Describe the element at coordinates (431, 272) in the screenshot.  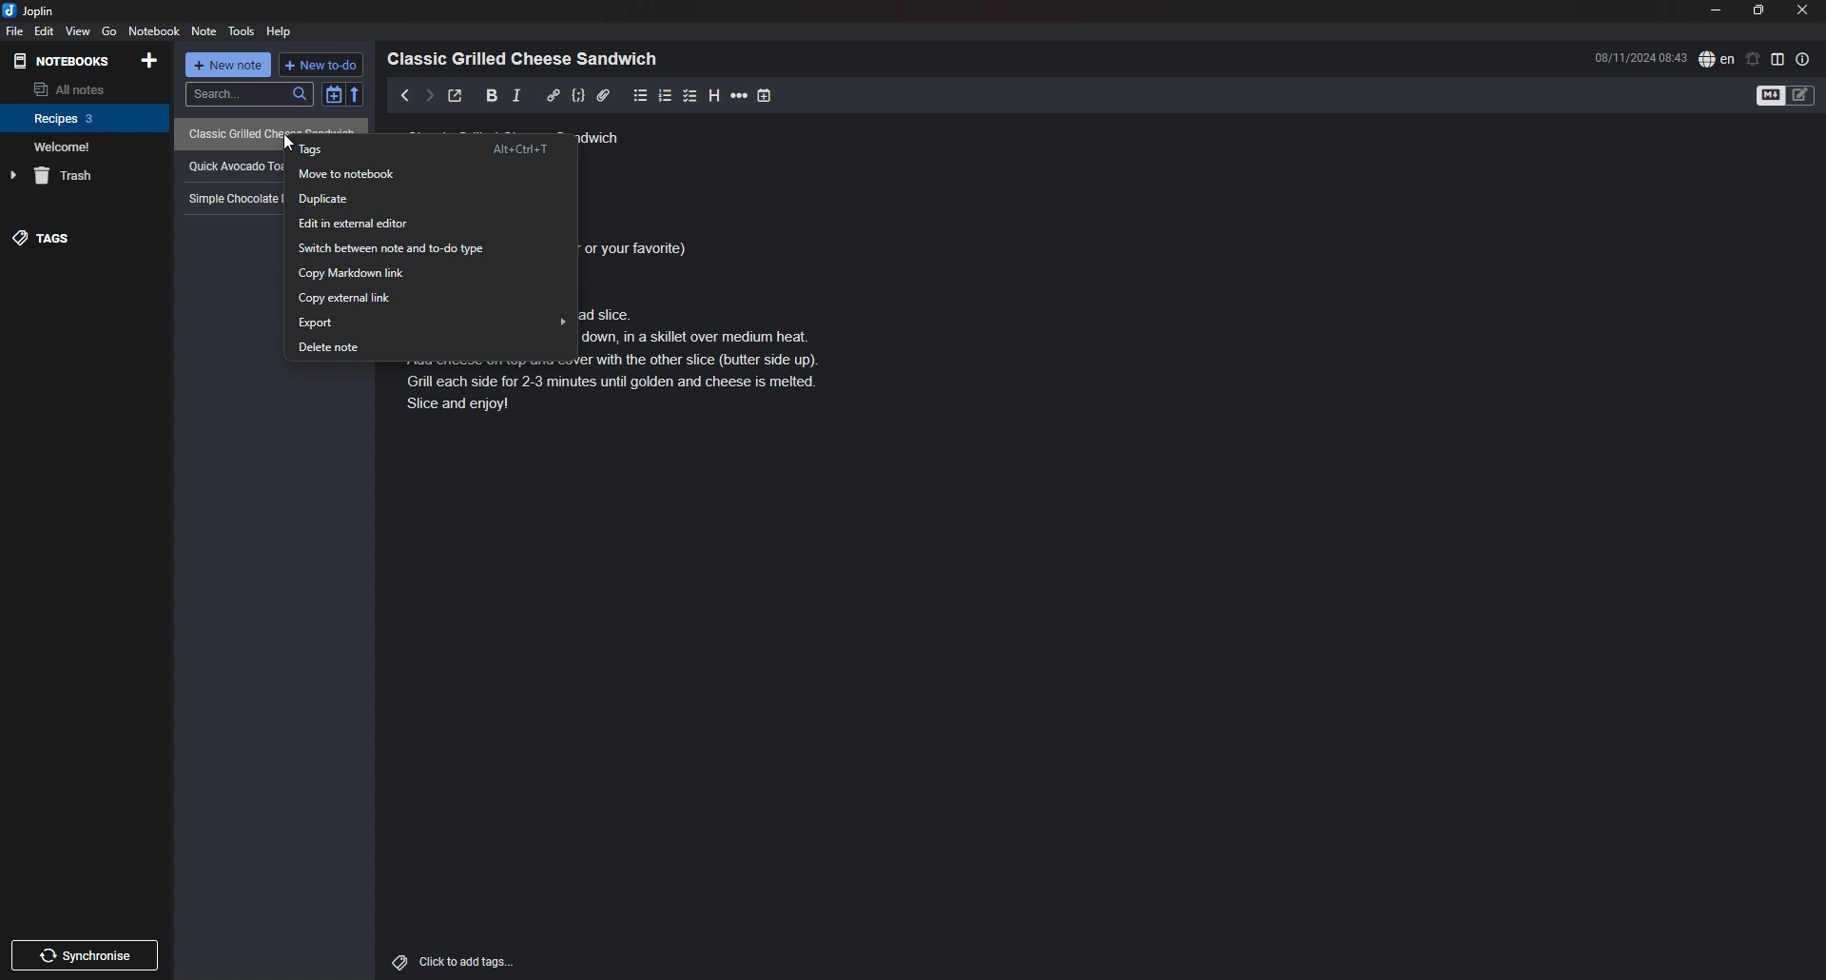
I see `copy markdown link` at that location.